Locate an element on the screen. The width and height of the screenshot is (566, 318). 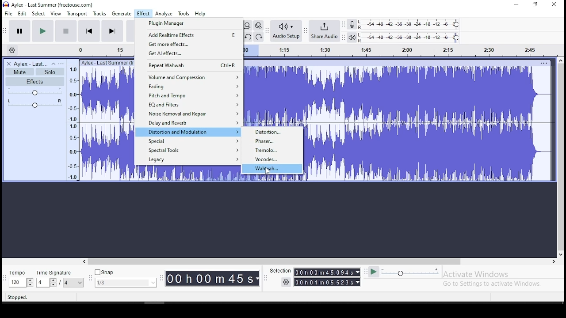
stopped is located at coordinates (18, 297).